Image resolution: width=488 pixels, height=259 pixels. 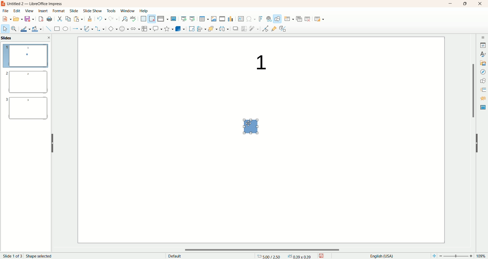 What do you see at coordinates (473, 141) in the screenshot?
I see `vertical scroll bar` at bounding box center [473, 141].